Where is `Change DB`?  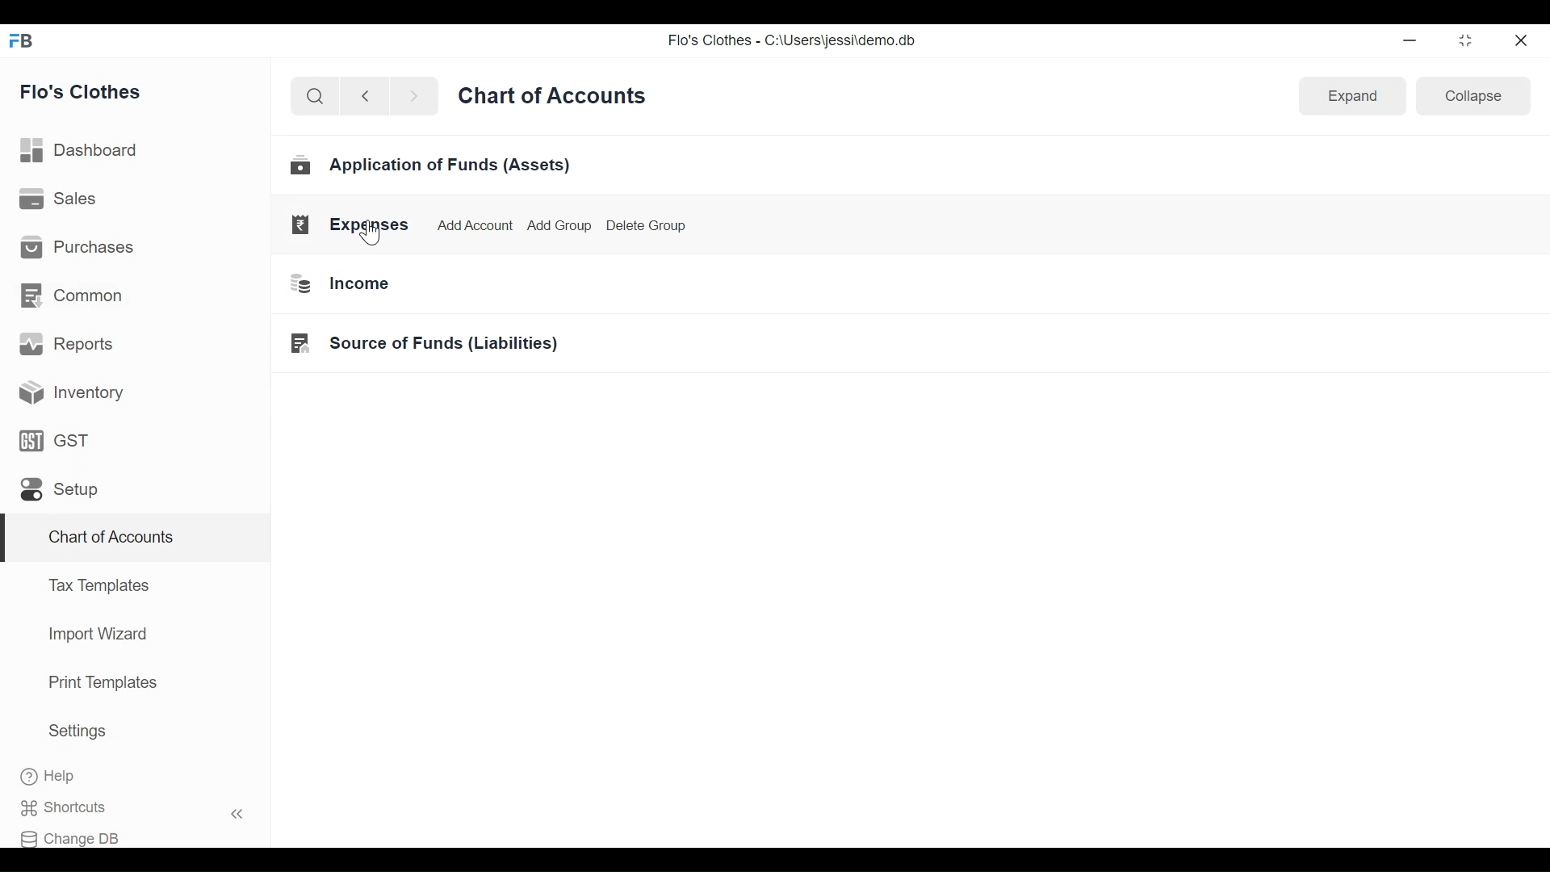
Change DB is located at coordinates (78, 835).